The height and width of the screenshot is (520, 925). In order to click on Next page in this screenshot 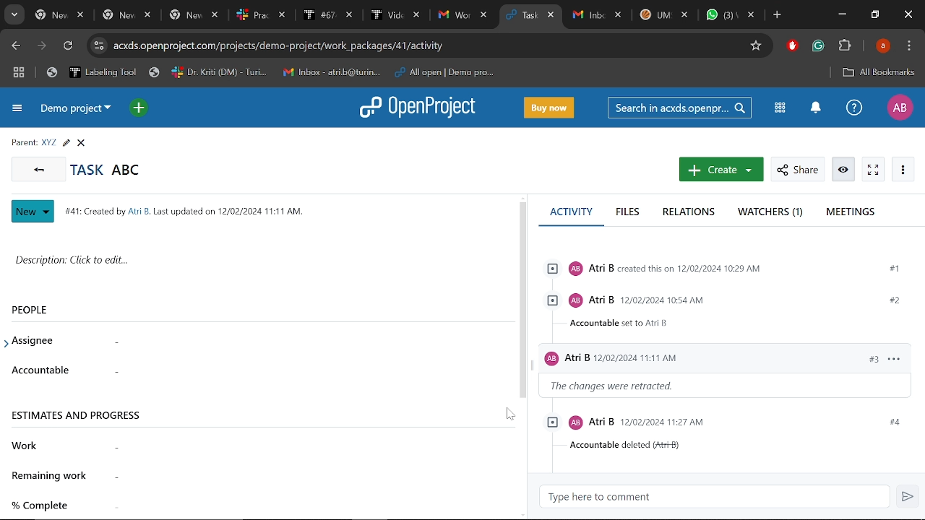, I will do `click(42, 47)`.